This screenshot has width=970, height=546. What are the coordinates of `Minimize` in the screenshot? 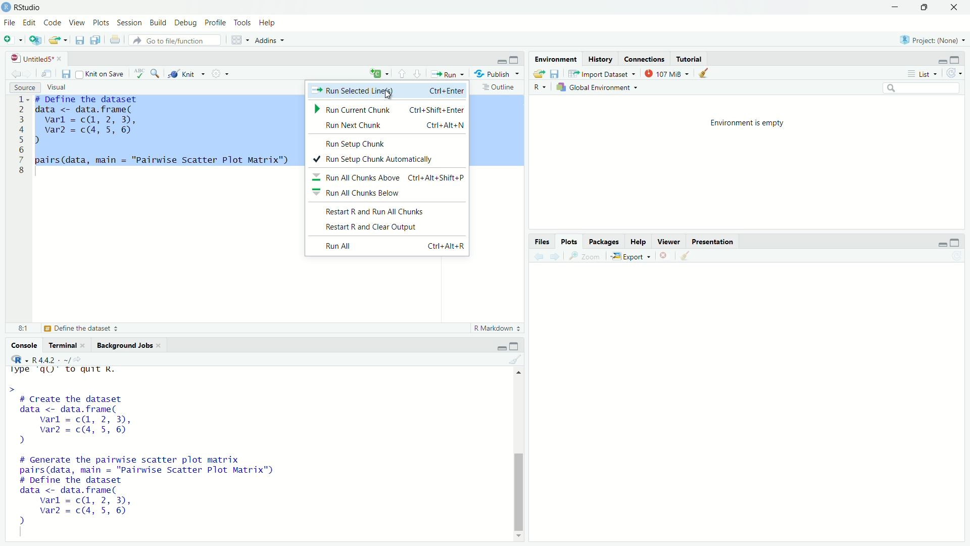 It's located at (501, 61).